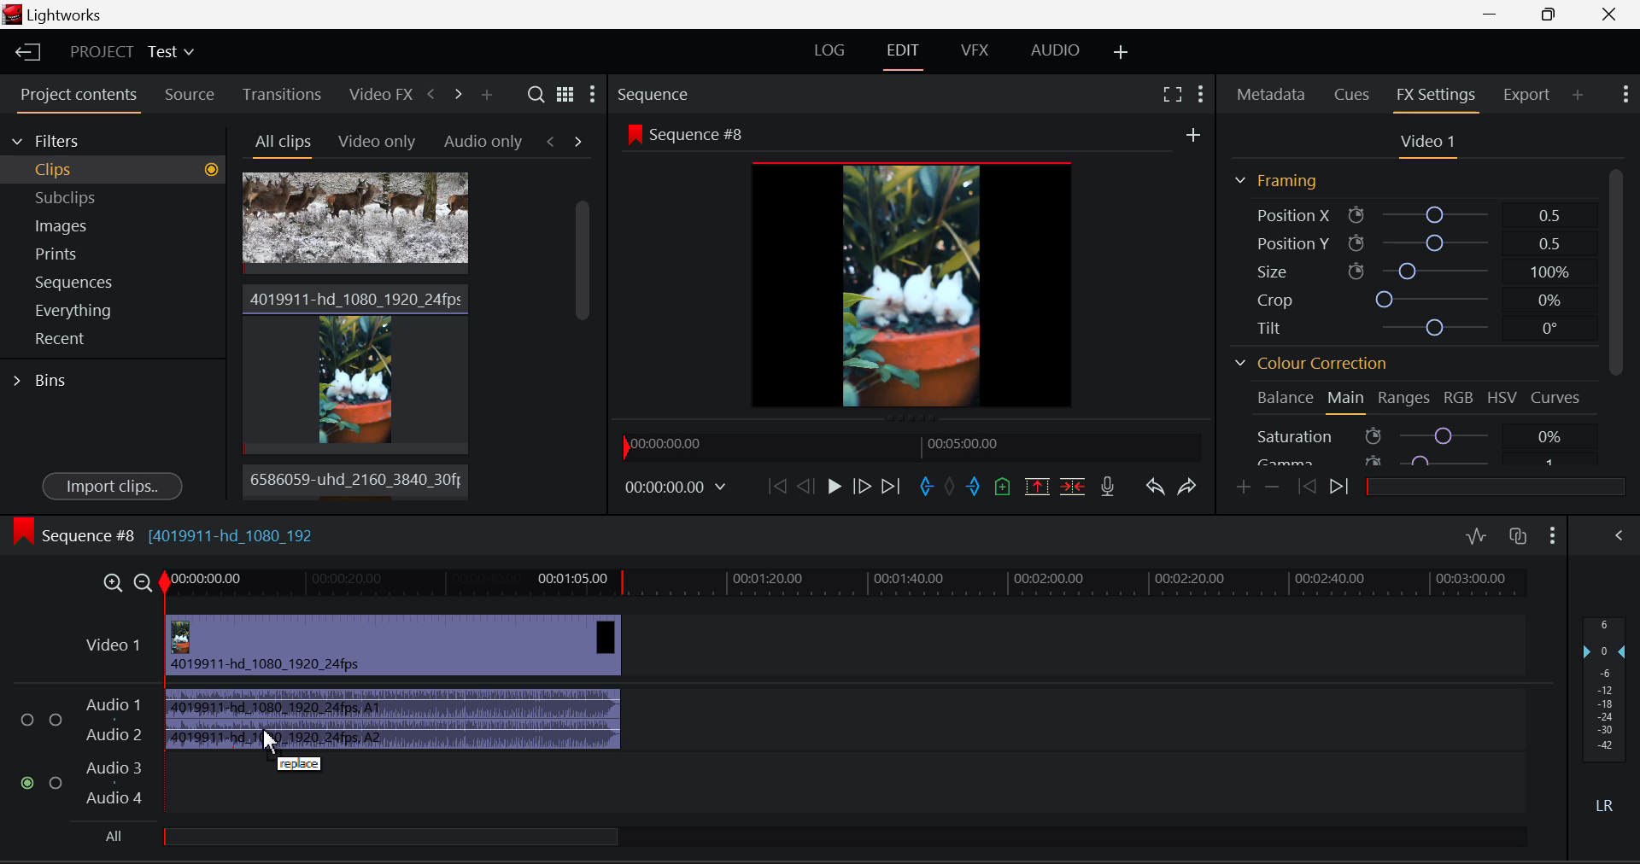 Image resolution: width=1640 pixels, height=864 pixels. I want to click on Minimize, so click(1552, 15).